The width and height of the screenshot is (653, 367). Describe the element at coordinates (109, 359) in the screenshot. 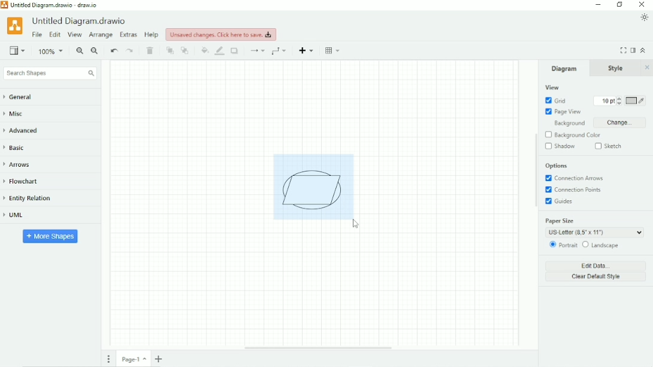

I see `Pages` at that location.